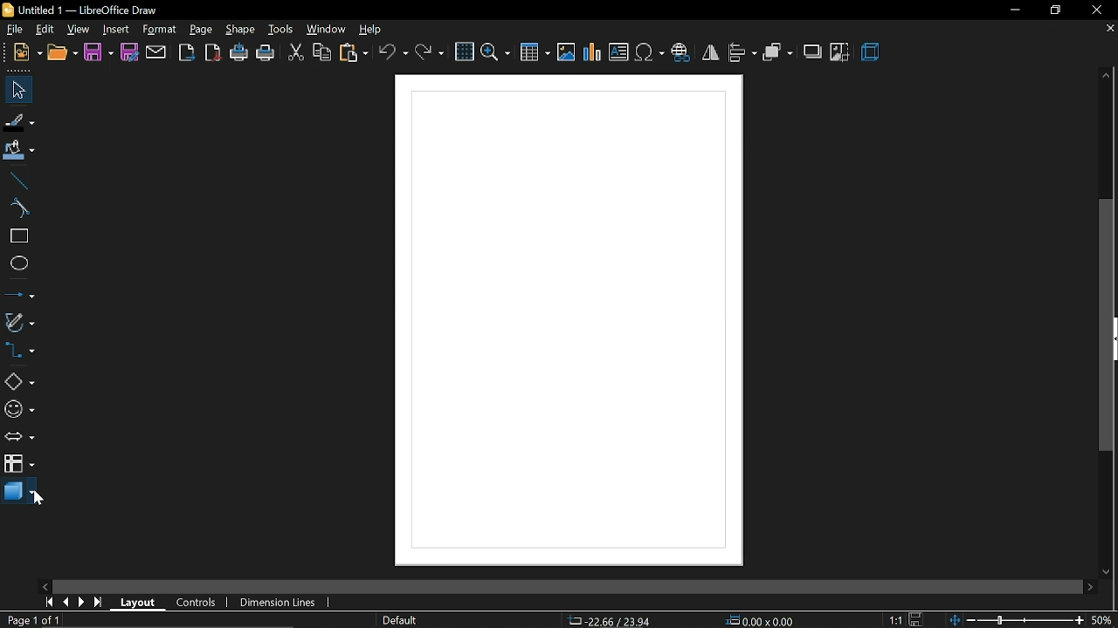 This screenshot has height=628, width=1118. What do you see at coordinates (61, 52) in the screenshot?
I see `open` at bounding box center [61, 52].